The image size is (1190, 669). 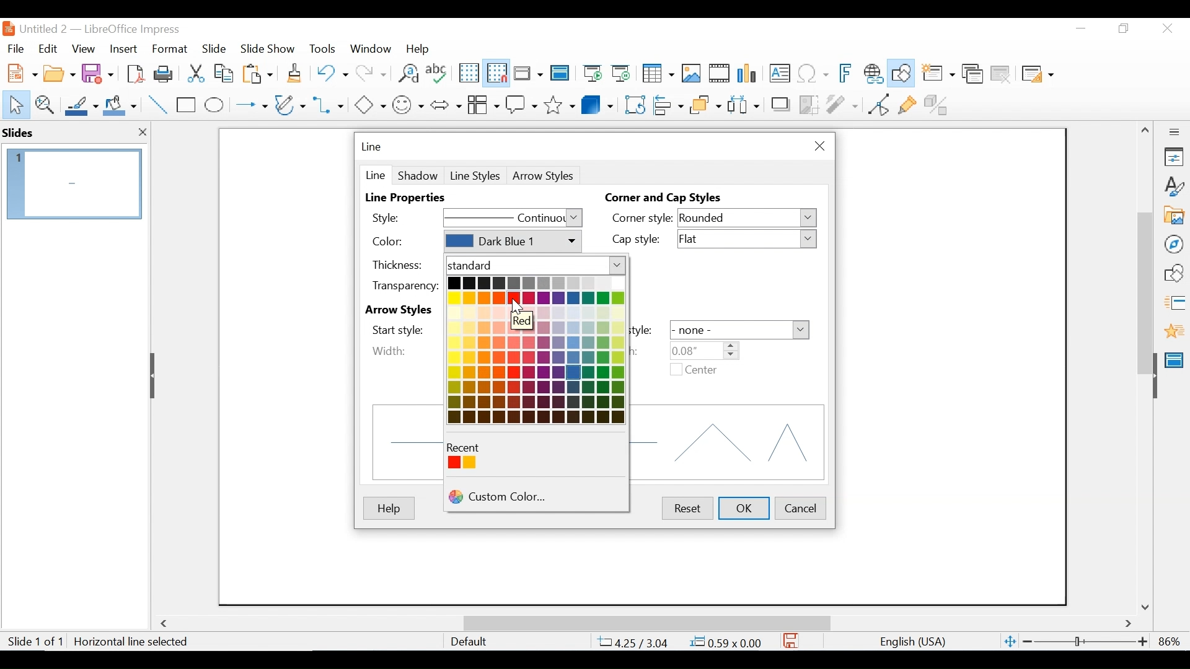 What do you see at coordinates (1175, 133) in the screenshot?
I see `Sidebar Settings` at bounding box center [1175, 133].